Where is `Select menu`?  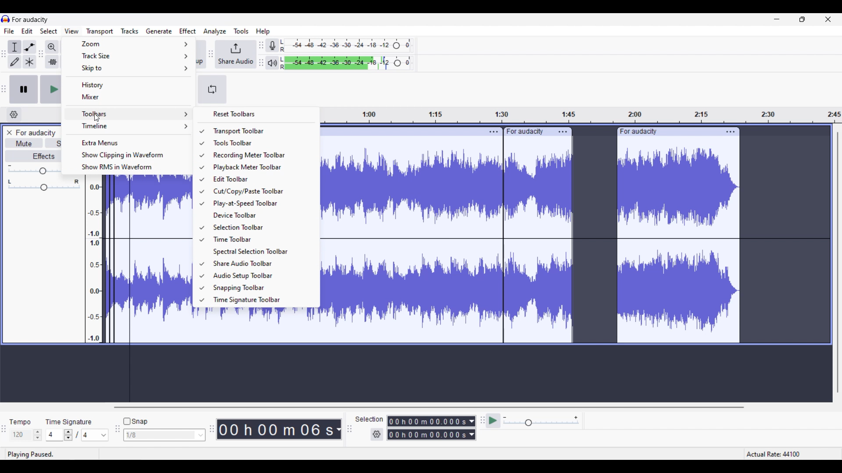 Select menu is located at coordinates (49, 31).